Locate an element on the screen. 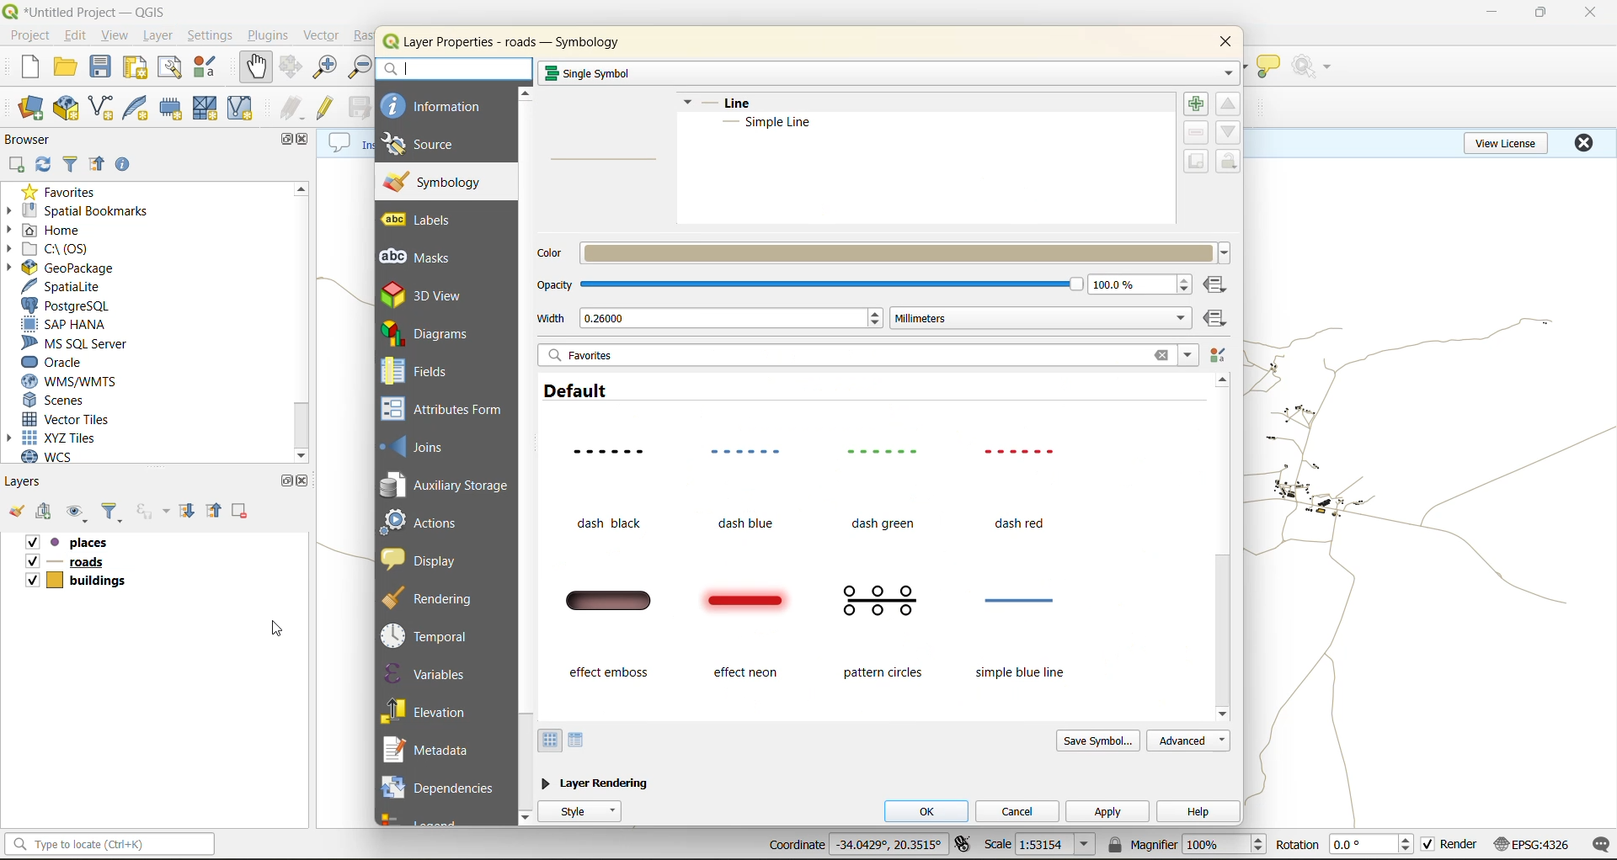  close is located at coordinates (1591, 14).